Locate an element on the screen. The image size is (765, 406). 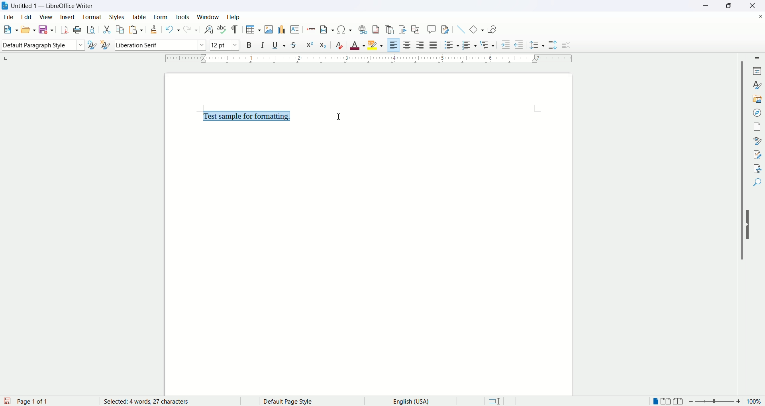
maximize is located at coordinates (728, 6).